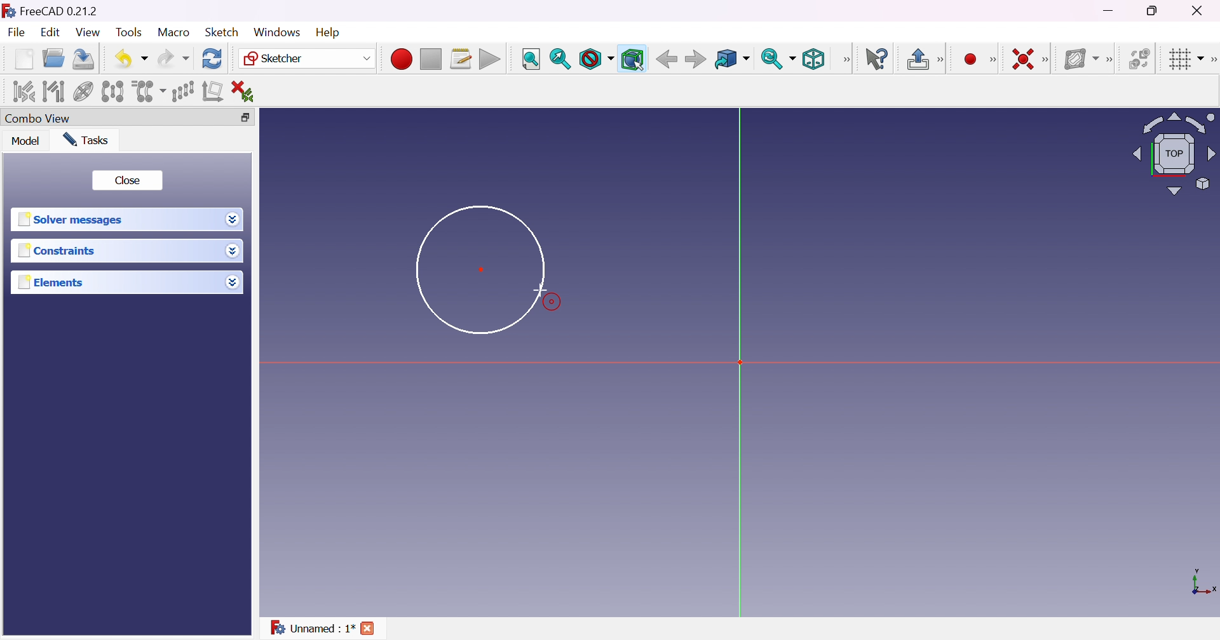  What do you see at coordinates (731, 60) in the screenshot?
I see `Go to linked object` at bounding box center [731, 60].